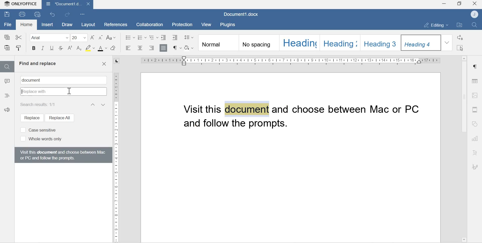  I want to click on tab stop, so click(115, 60).